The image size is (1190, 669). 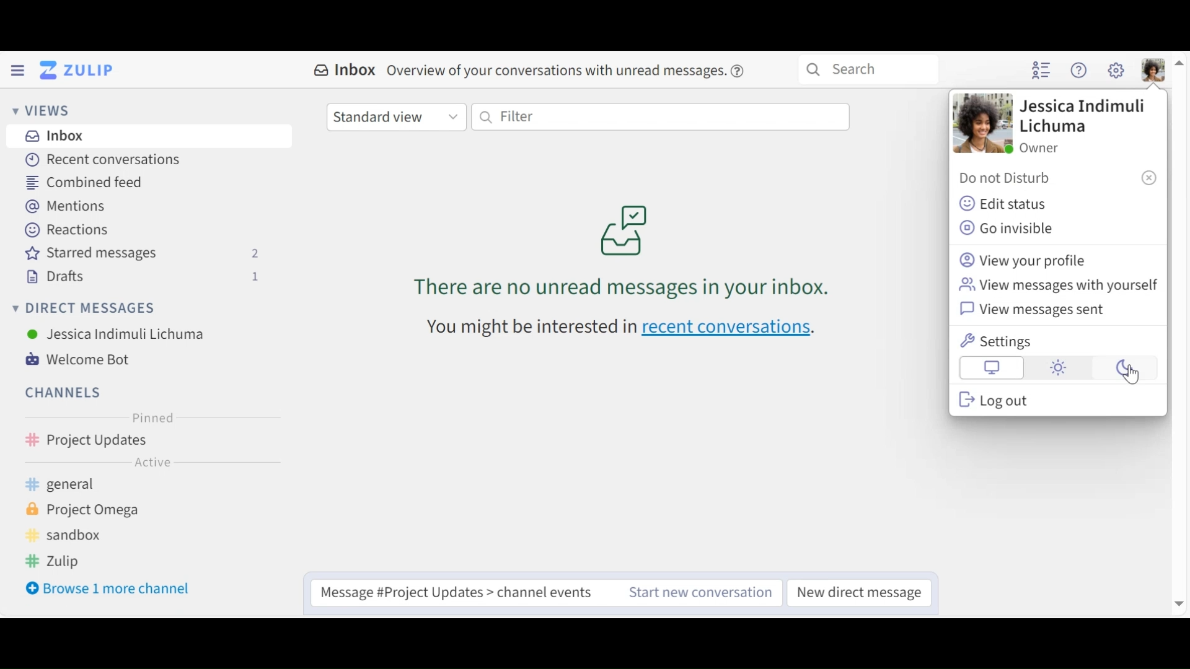 I want to click on Sandbox, so click(x=72, y=535).